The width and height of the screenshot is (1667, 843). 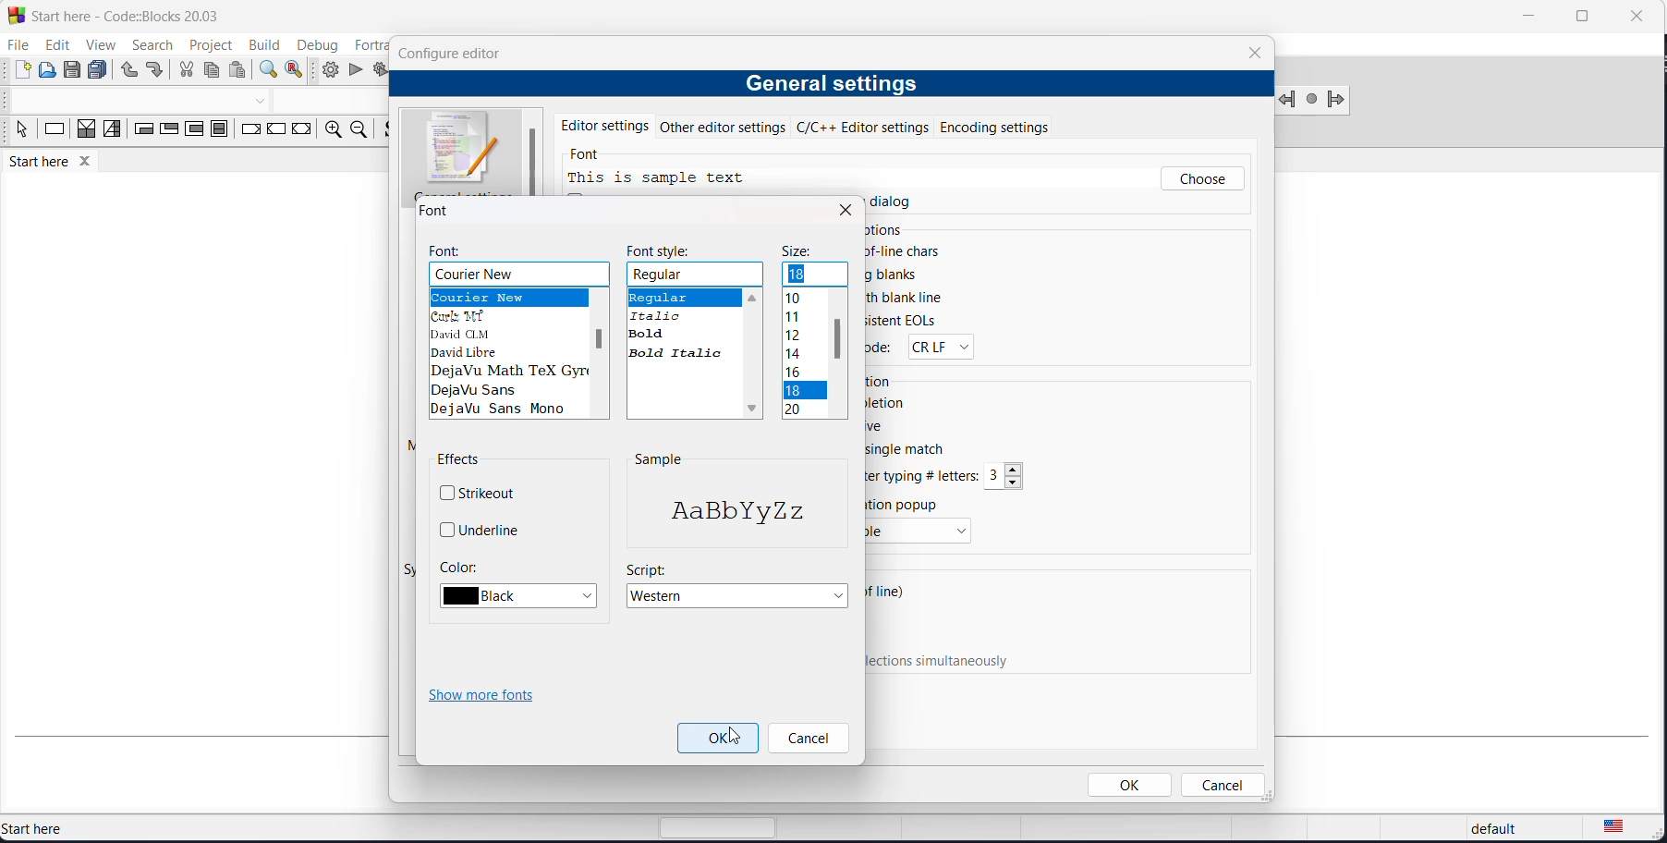 What do you see at coordinates (1016, 126) in the screenshot?
I see `encoding settings` at bounding box center [1016, 126].